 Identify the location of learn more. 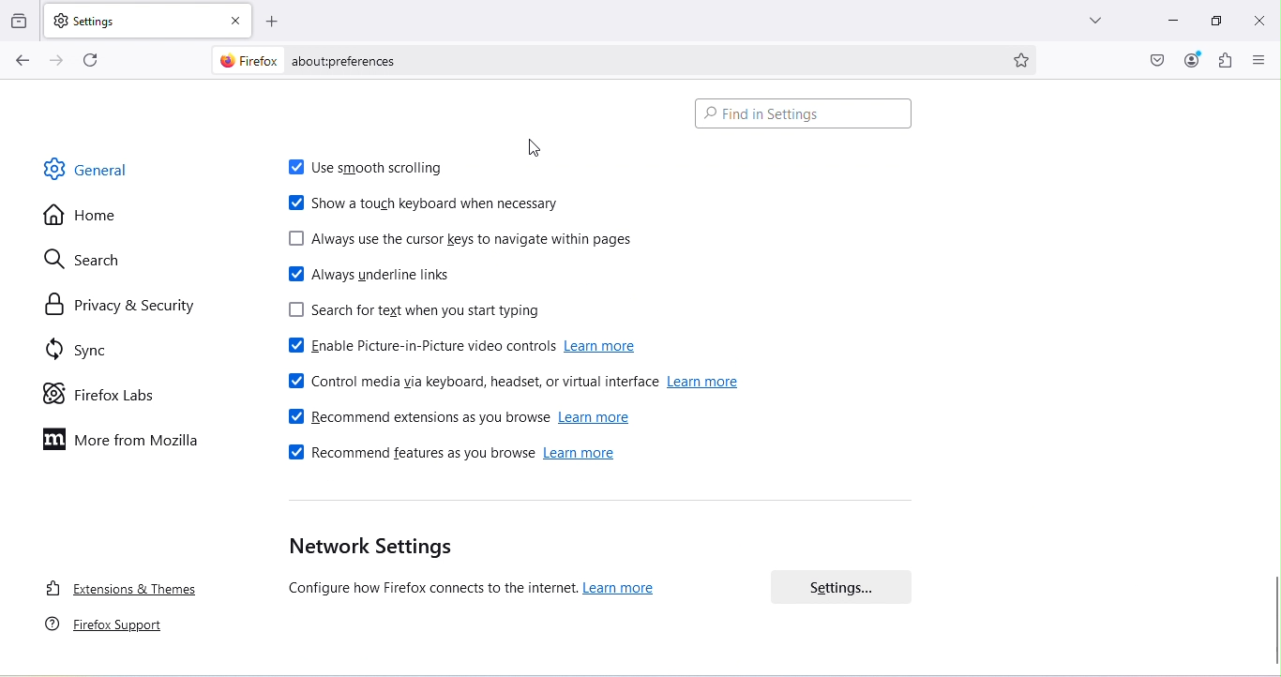
(584, 455).